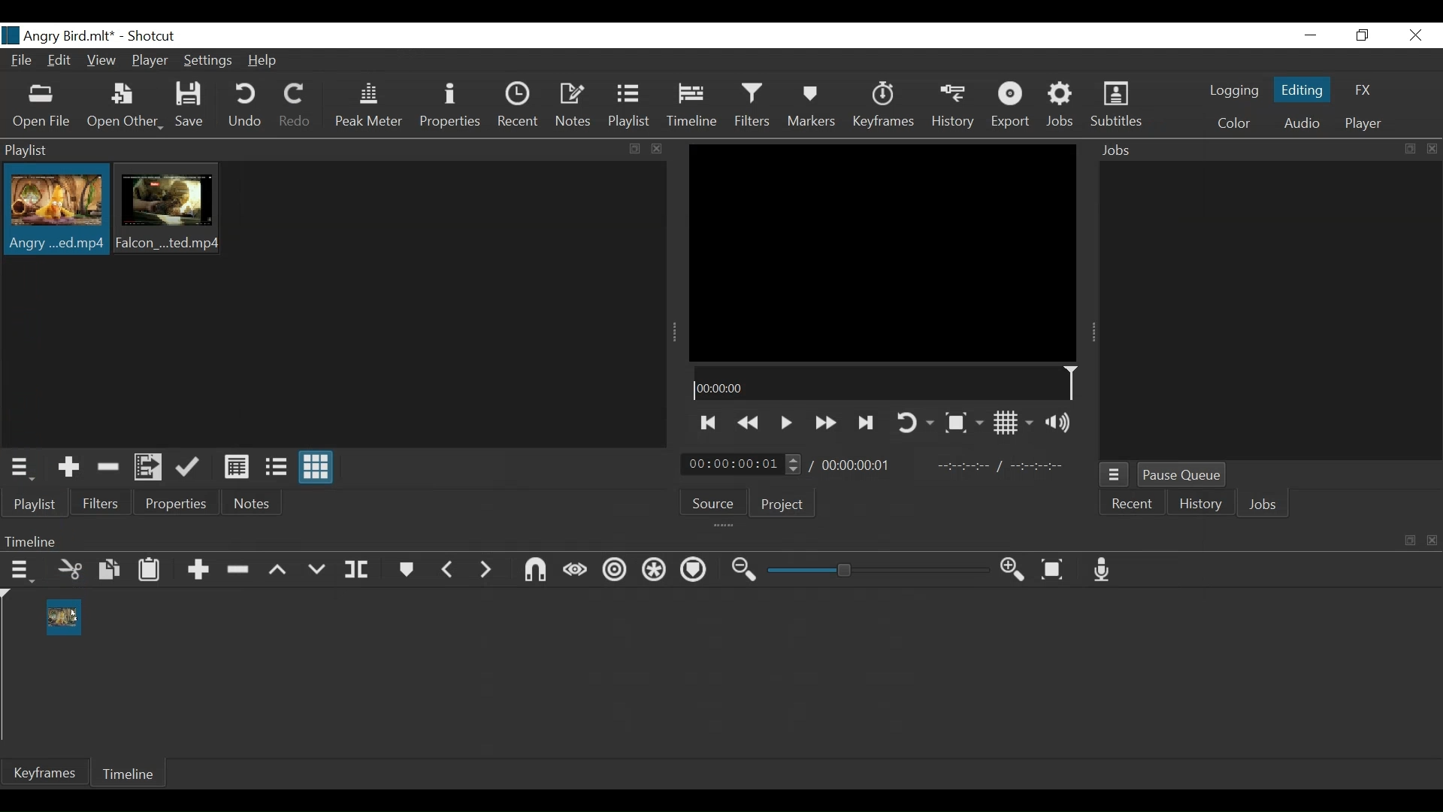 This screenshot has width=1443, height=812. Describe the element at coordinates (295, 106) in the screenshot. I see `Redo` at that location.